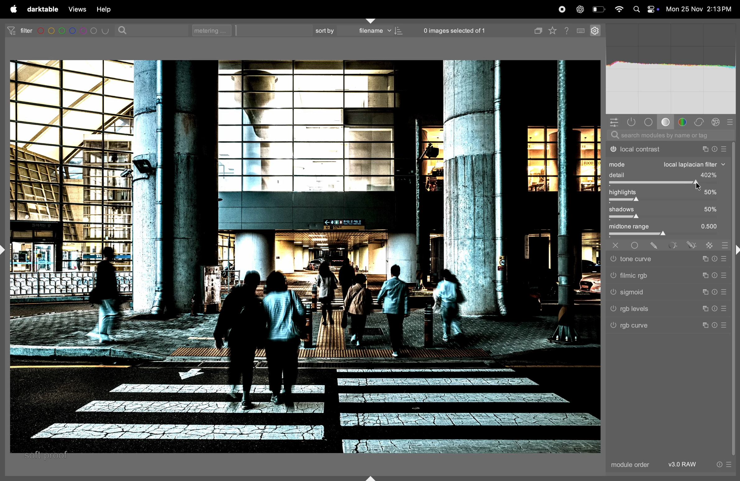 Image resolution: width=740 pixels, height=481 pixels. What do you see at coordinates (617, 245) in the screenshot?
I see `off` at bounding box center [617, 245].